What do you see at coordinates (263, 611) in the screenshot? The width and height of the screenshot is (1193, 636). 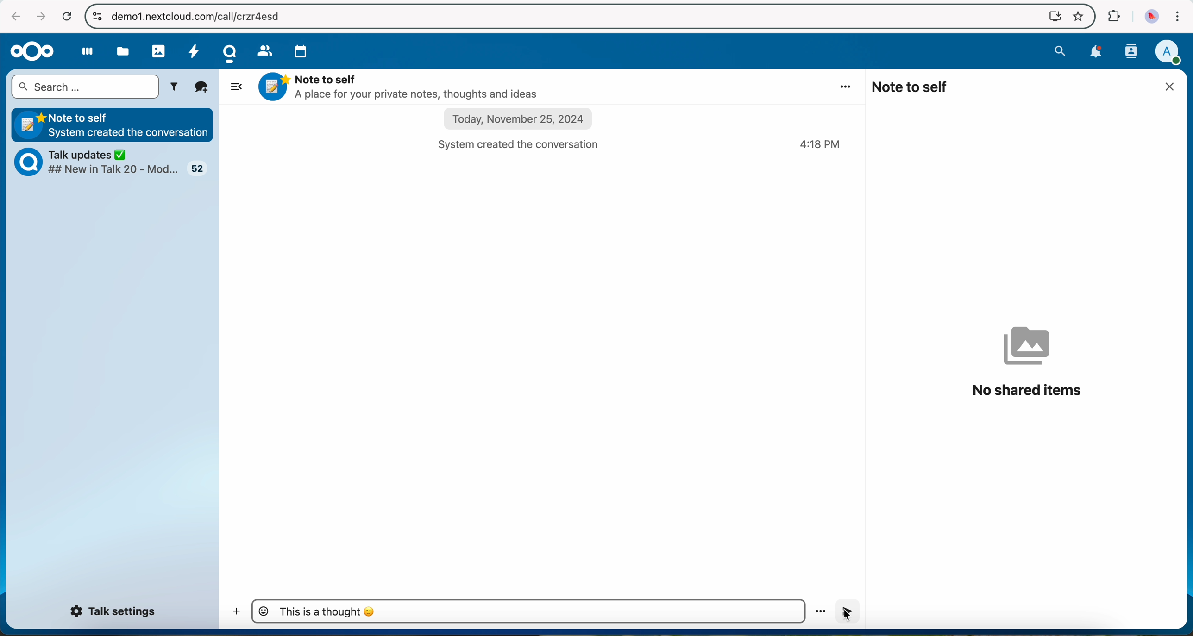 I see `emojis` at bounding box center [263, 611].